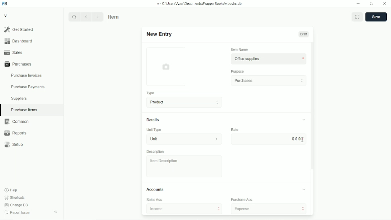 Image resolution: width=391 pixels, height=220 pixels. Describe the element at coordinates (155, 200) in the screenshot. I see `sales acc.` at that location.